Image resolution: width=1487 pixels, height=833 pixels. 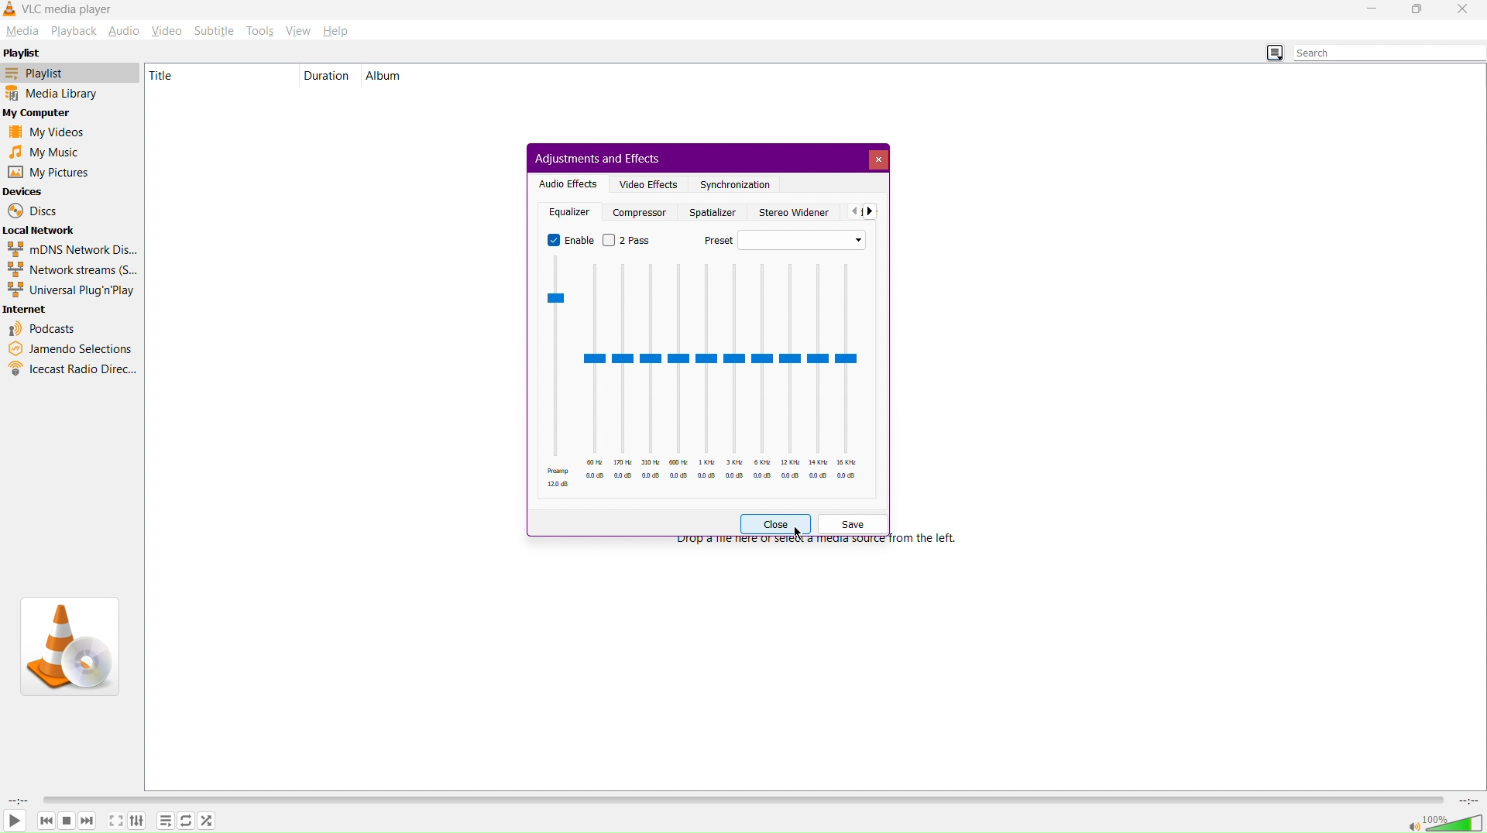 I want to click on 6 KHz, so click(x=762, y=372).